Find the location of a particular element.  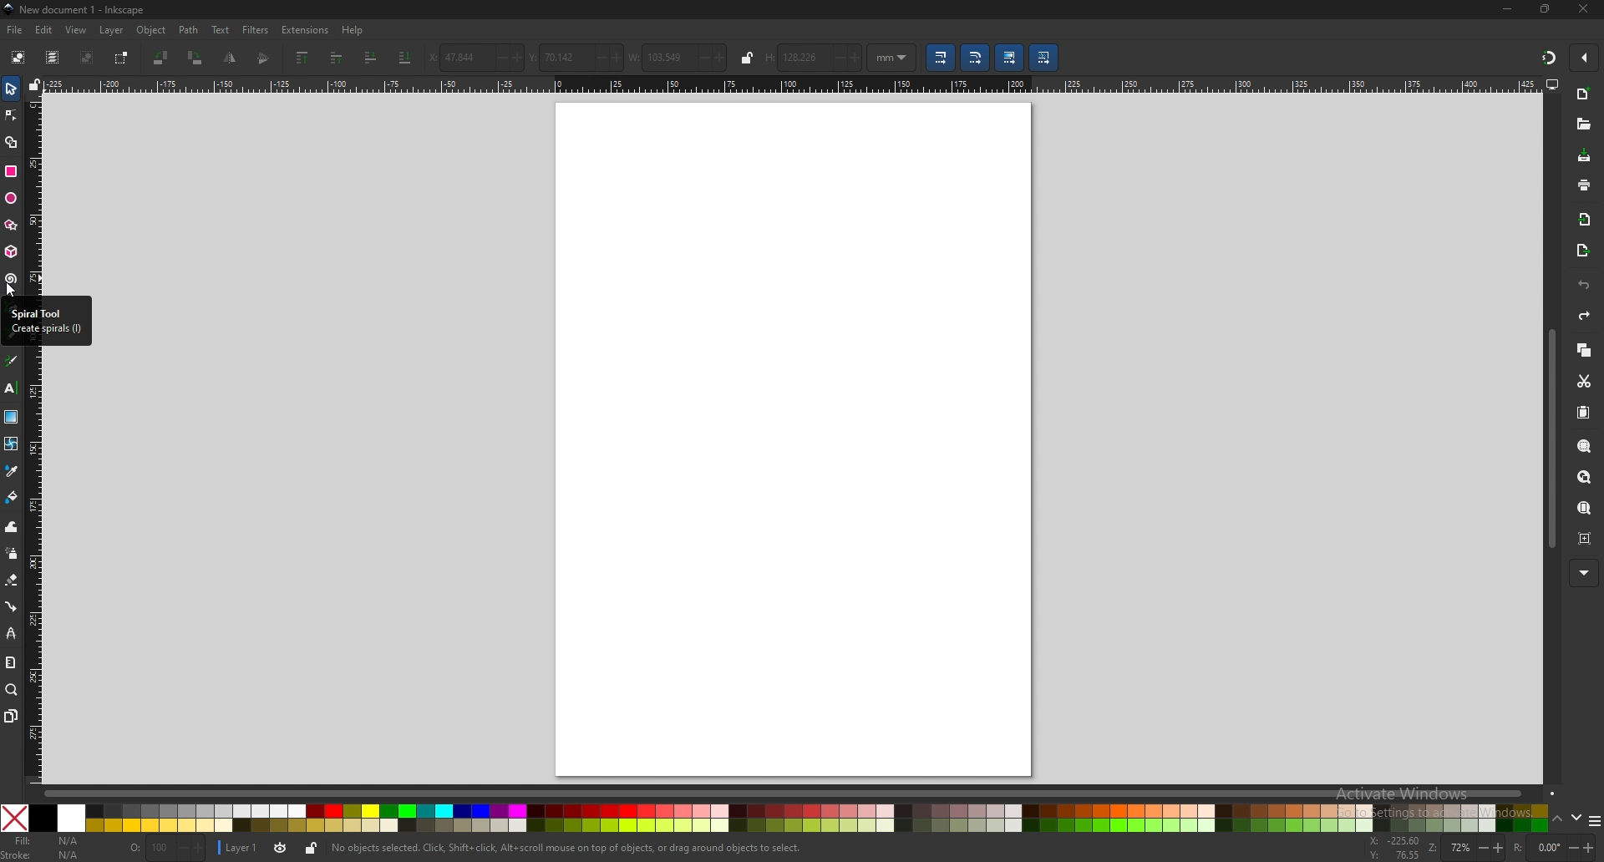

more colors is located at coordinates (1591, 819).